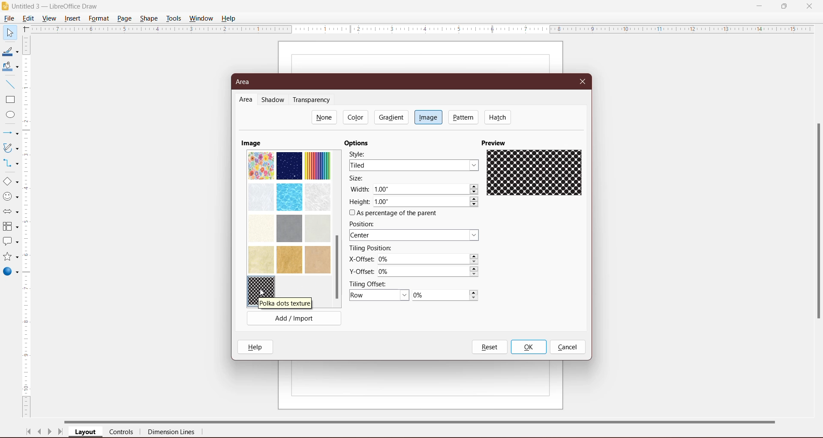  What do you see at coordinates (430, 272) in the screenshot?
I see `Set the Y-Offset` at bounding box center [430, 272].